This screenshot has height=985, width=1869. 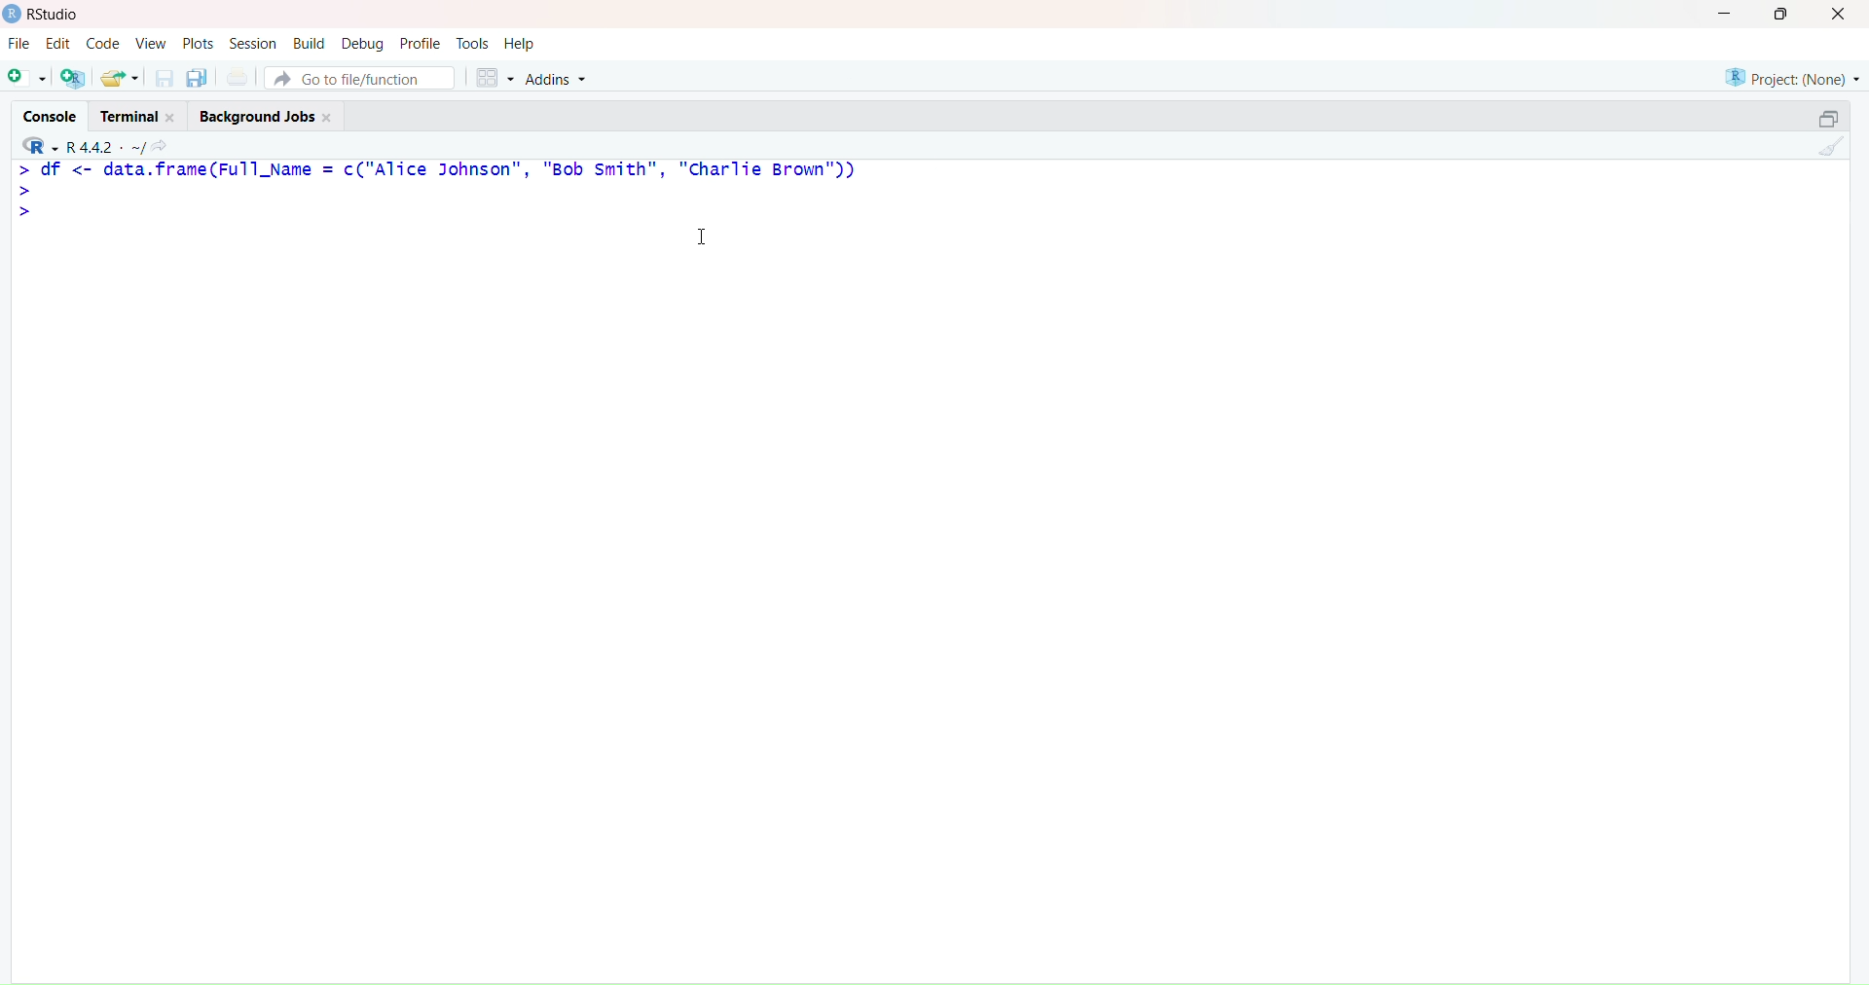 I want to click on Debug, so click(x=362, y=44).